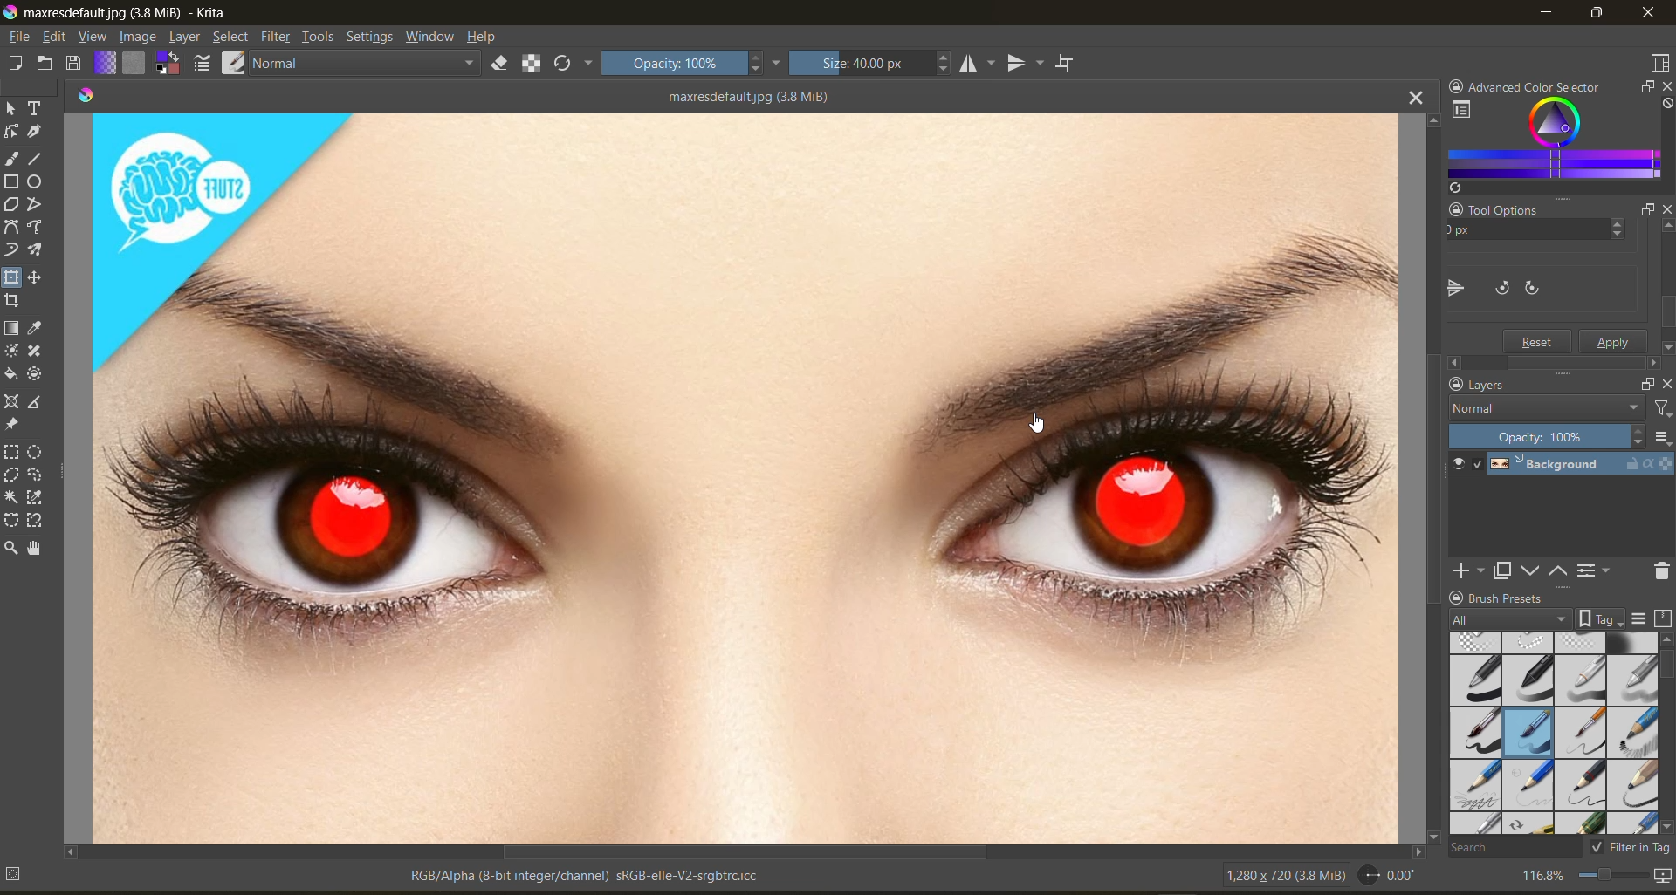 The height and width of the screenshot is (895, 1676). Describe the element at coordinates (1546, 408) in the screenshot. I see `normal` at that location.